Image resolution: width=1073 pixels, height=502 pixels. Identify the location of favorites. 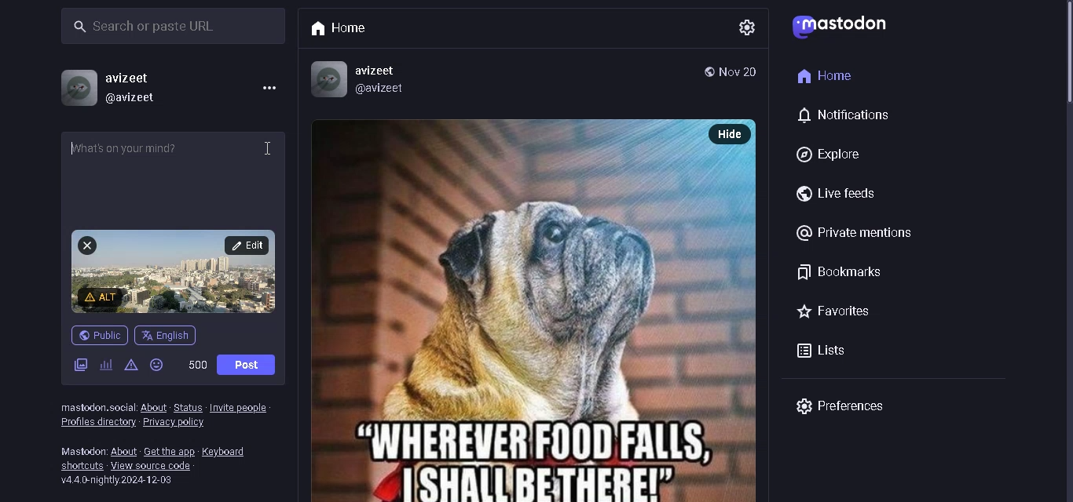
(848, 312).